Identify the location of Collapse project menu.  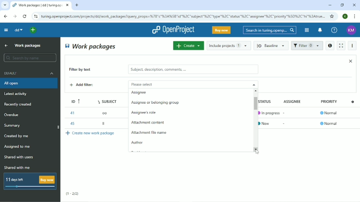
(6, 30).